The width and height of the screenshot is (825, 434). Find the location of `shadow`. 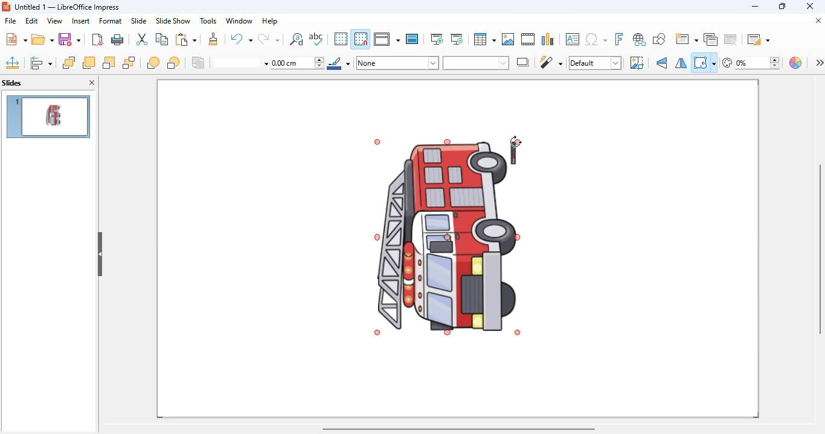

shadow is located at coordinates (524, 62).